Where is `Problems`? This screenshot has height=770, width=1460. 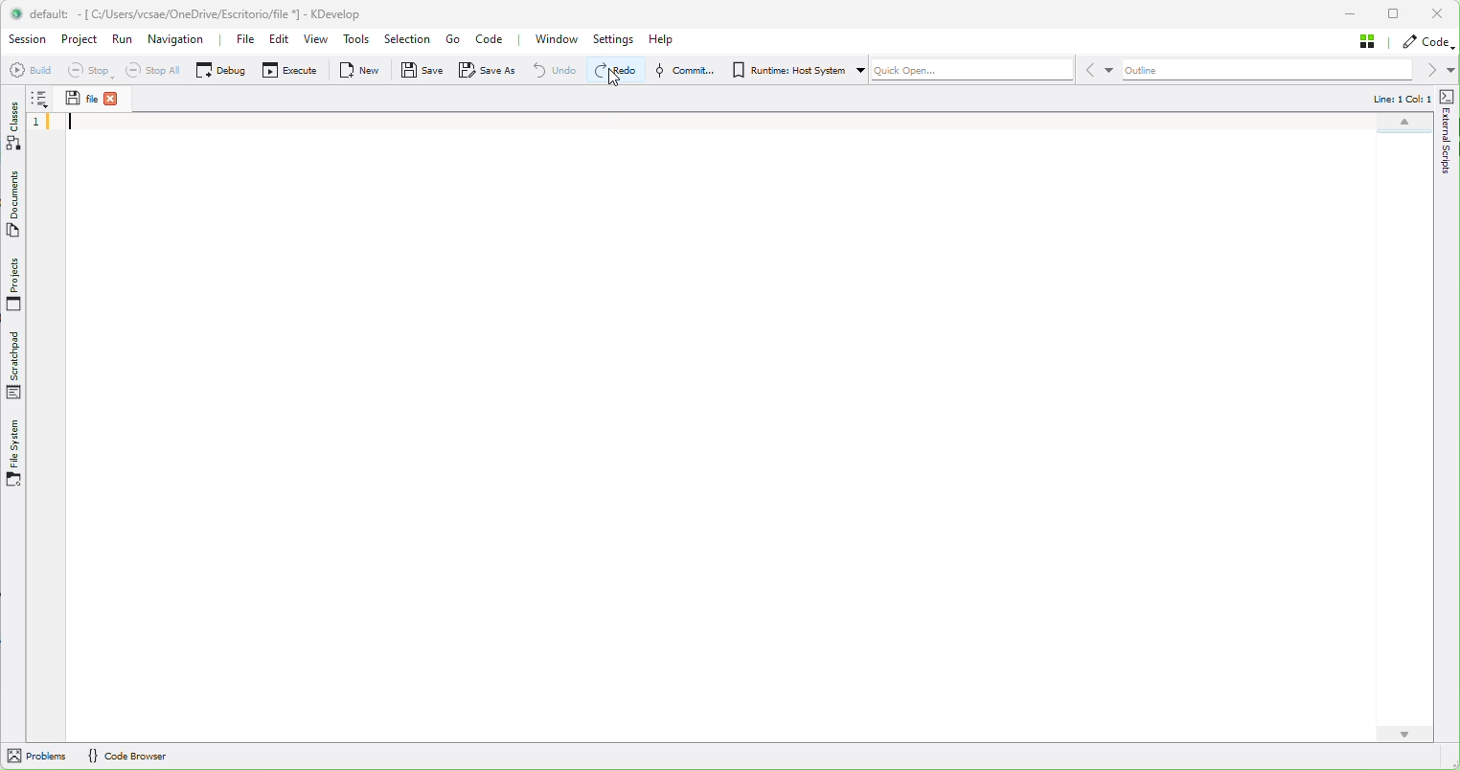 Problems is located at coordinates (42, 756).